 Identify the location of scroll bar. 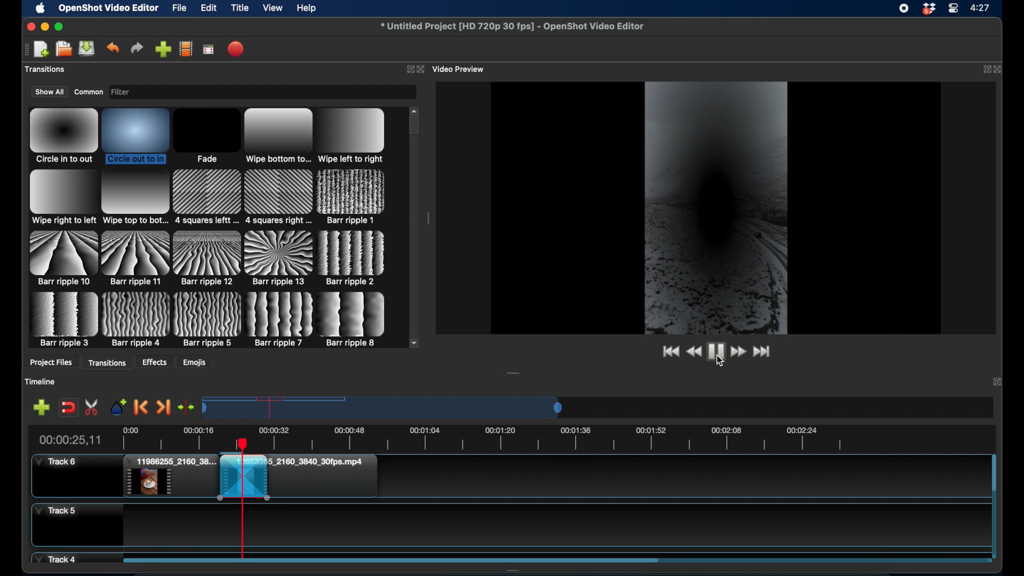
(390, 559).